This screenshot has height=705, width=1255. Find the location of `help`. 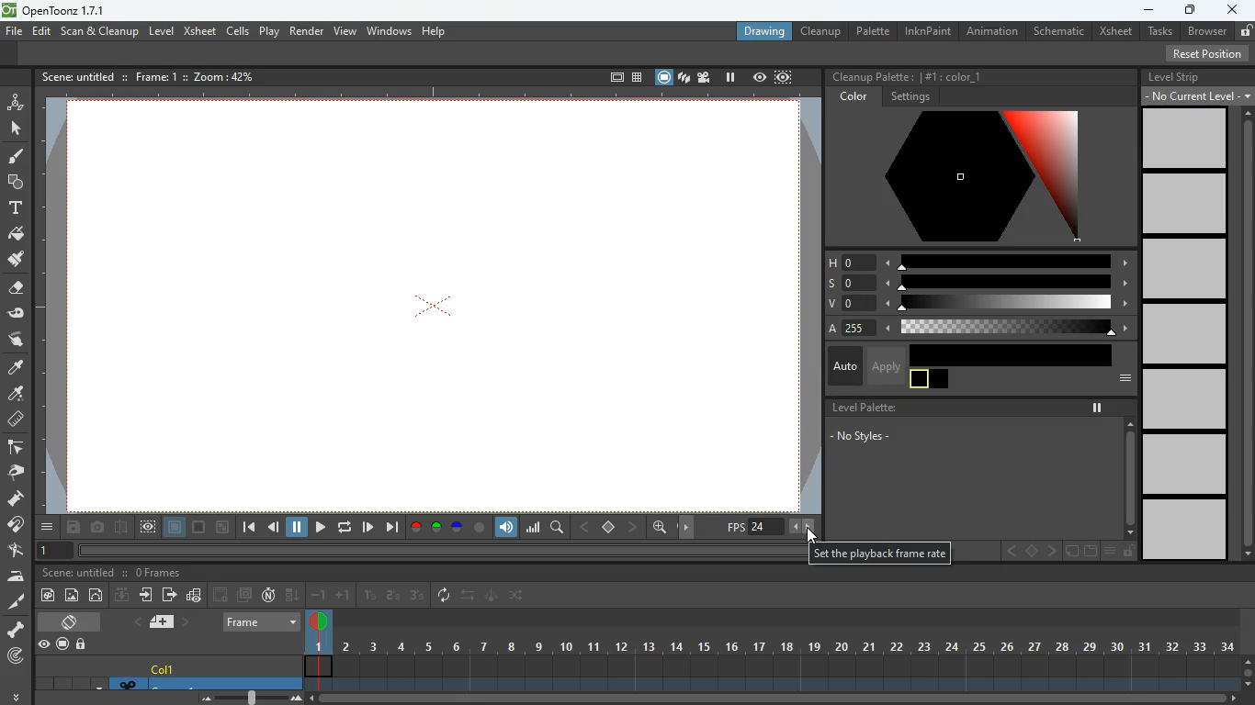

help is located at coordinates (437, 32).